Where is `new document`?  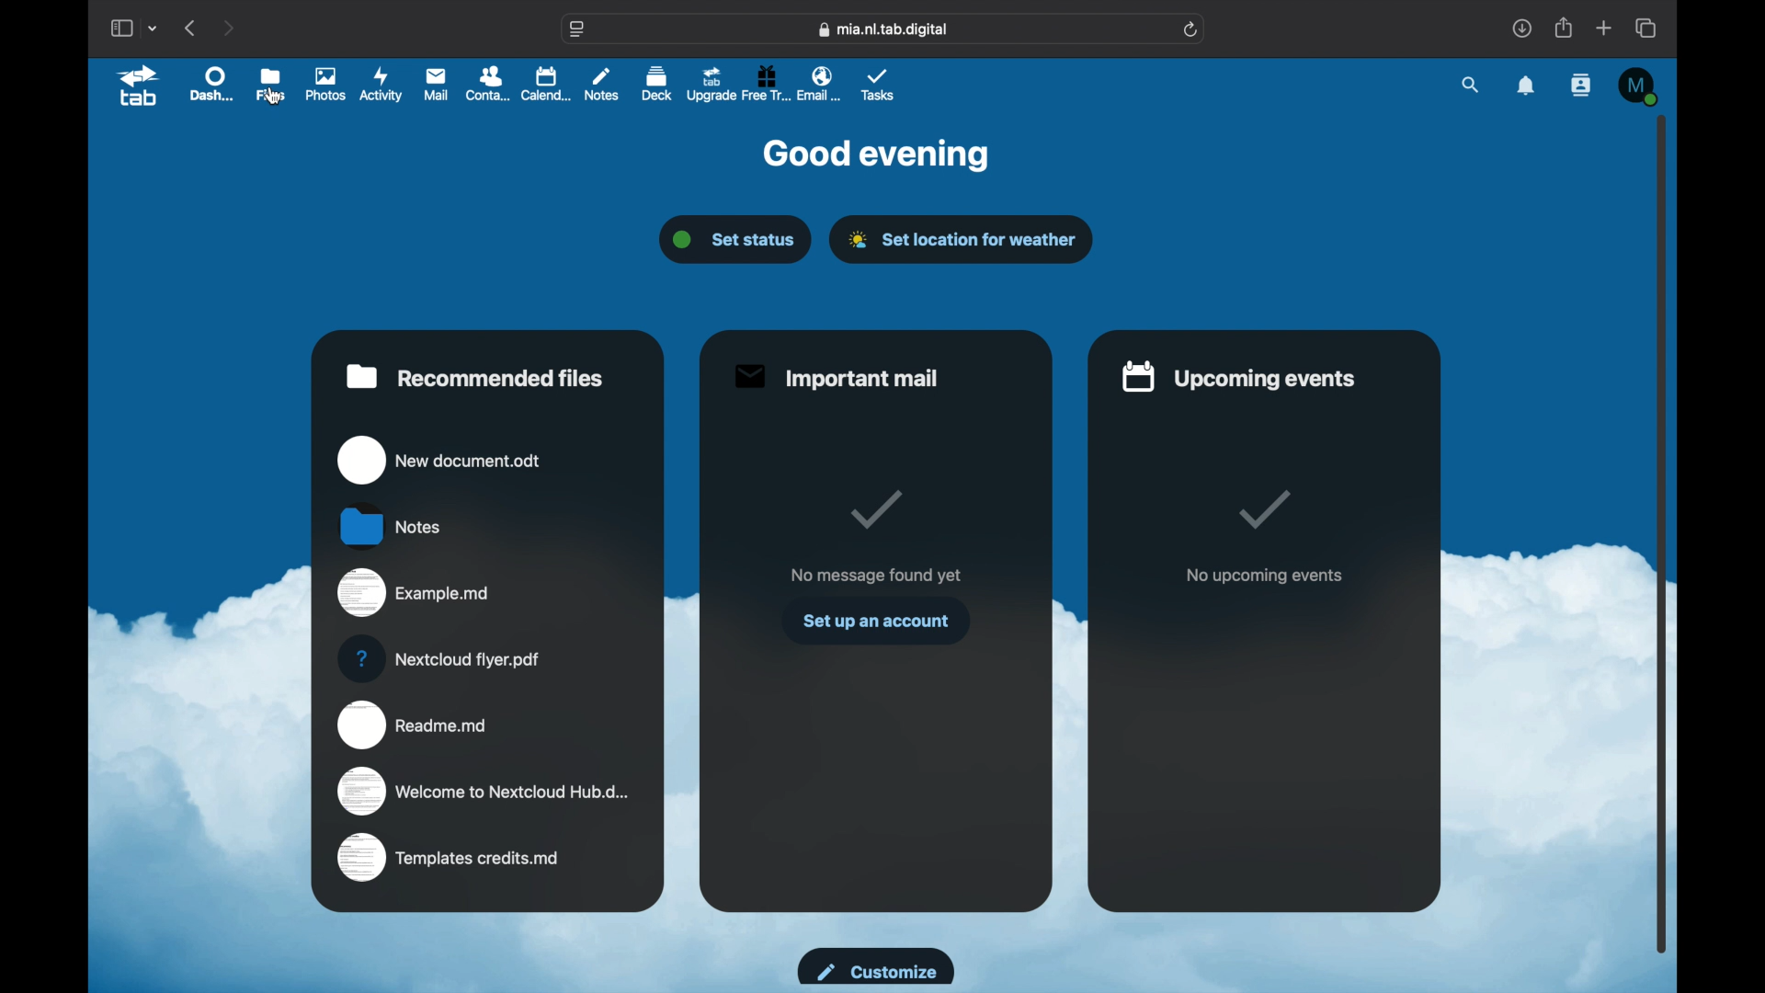
new document is located at coordinates (441, 462).